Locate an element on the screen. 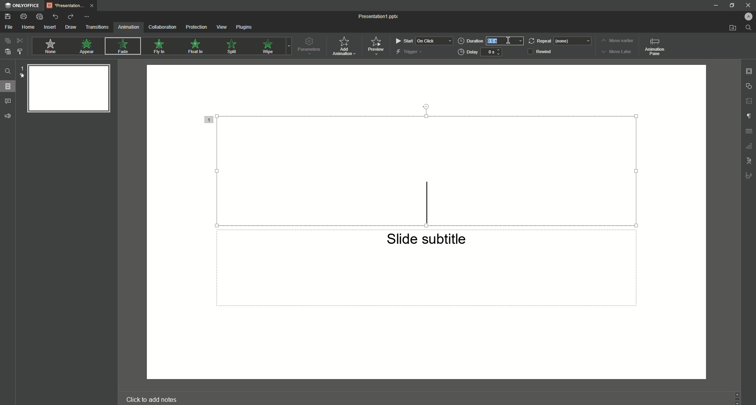  Transitions is located at coordinates (97, 27).